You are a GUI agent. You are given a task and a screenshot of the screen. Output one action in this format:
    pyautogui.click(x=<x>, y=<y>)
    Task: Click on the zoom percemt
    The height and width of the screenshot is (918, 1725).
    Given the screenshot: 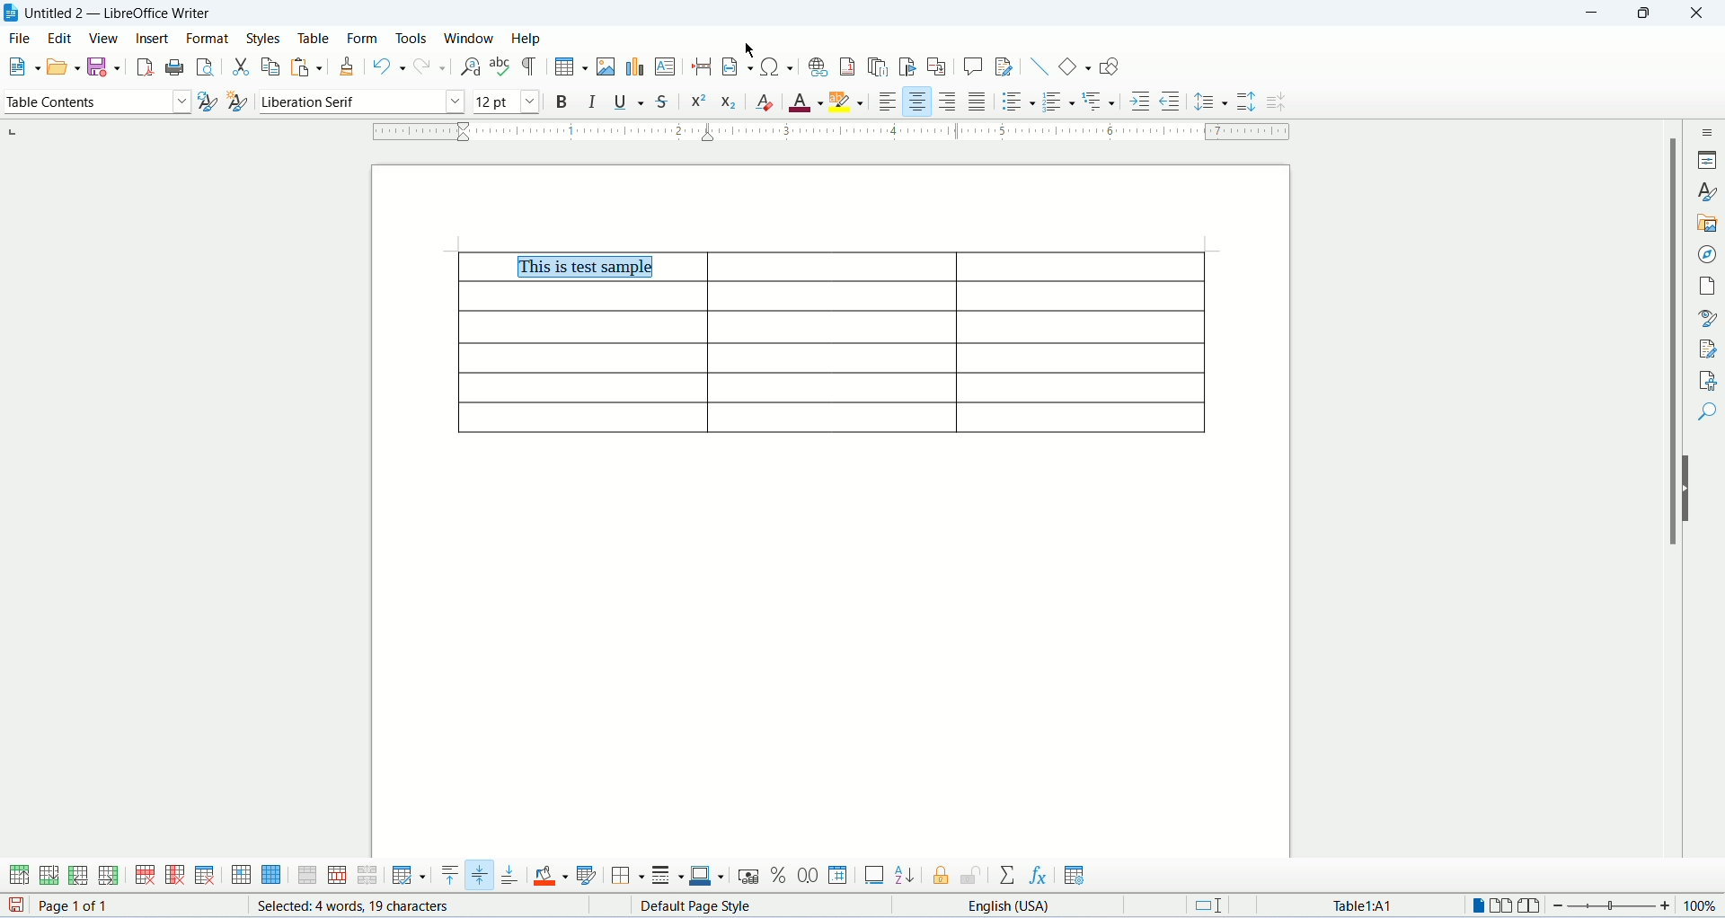 What is the action you would take?
    pyautogui.click(x=1703, y=905)
    